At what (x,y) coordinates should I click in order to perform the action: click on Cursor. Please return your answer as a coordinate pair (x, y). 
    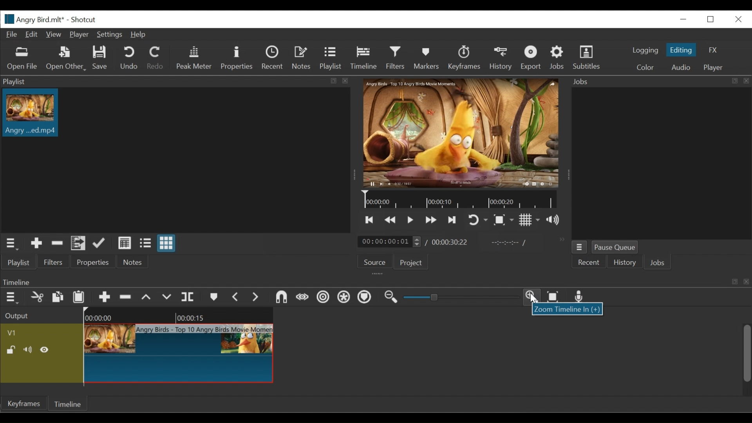
    Looking at the image, I should click on (536, 299).